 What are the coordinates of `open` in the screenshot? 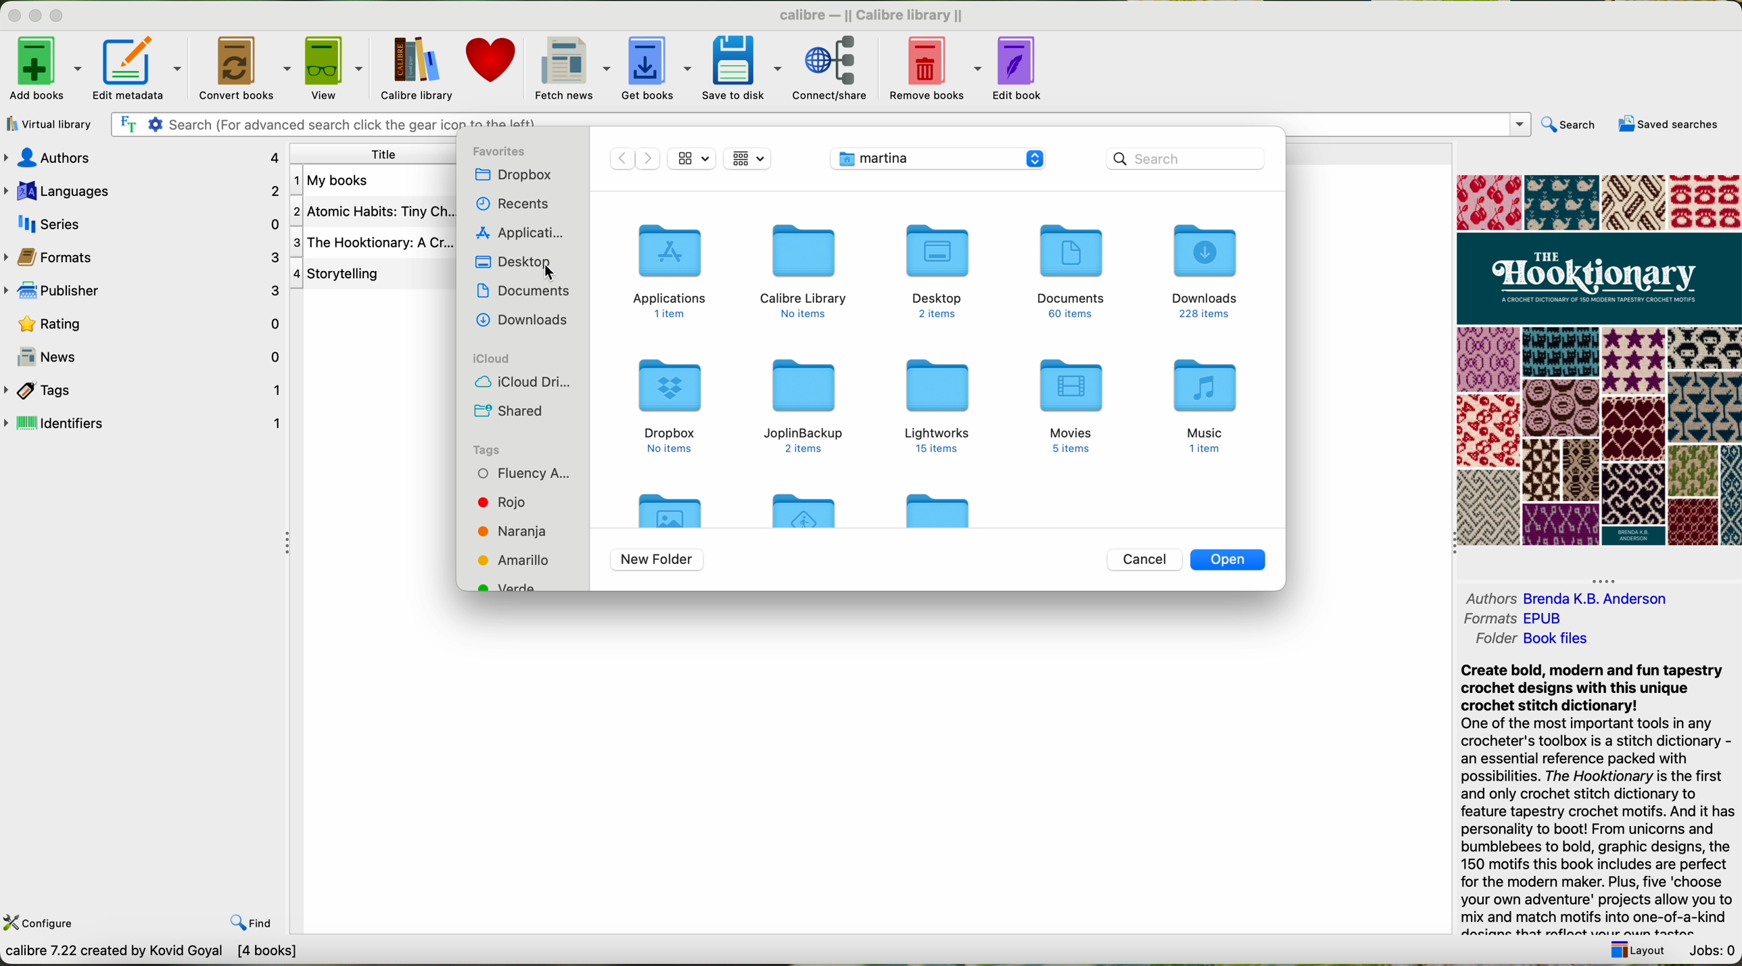 It's located at (1229, 559).